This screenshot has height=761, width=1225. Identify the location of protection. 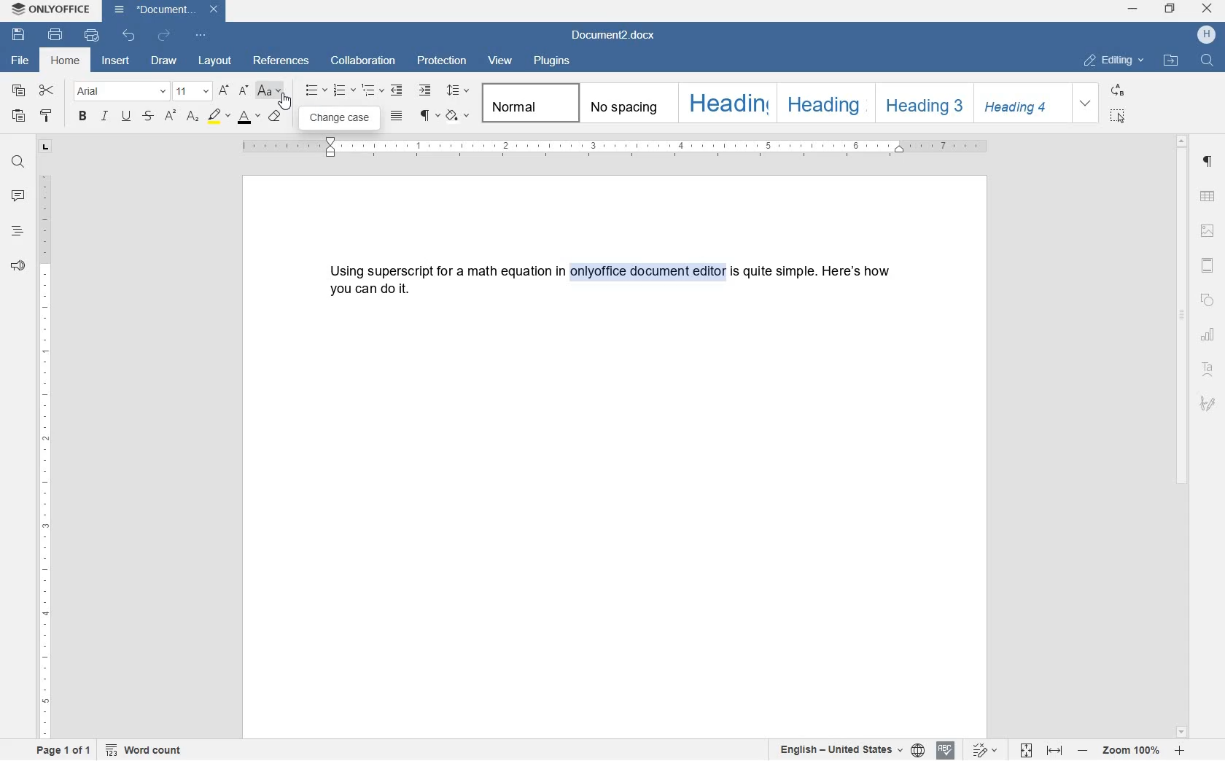
(443, 62).